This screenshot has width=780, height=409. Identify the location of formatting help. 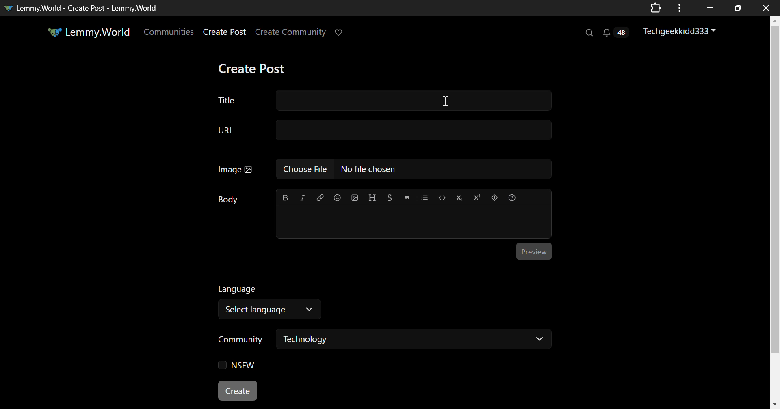
(511, 196).